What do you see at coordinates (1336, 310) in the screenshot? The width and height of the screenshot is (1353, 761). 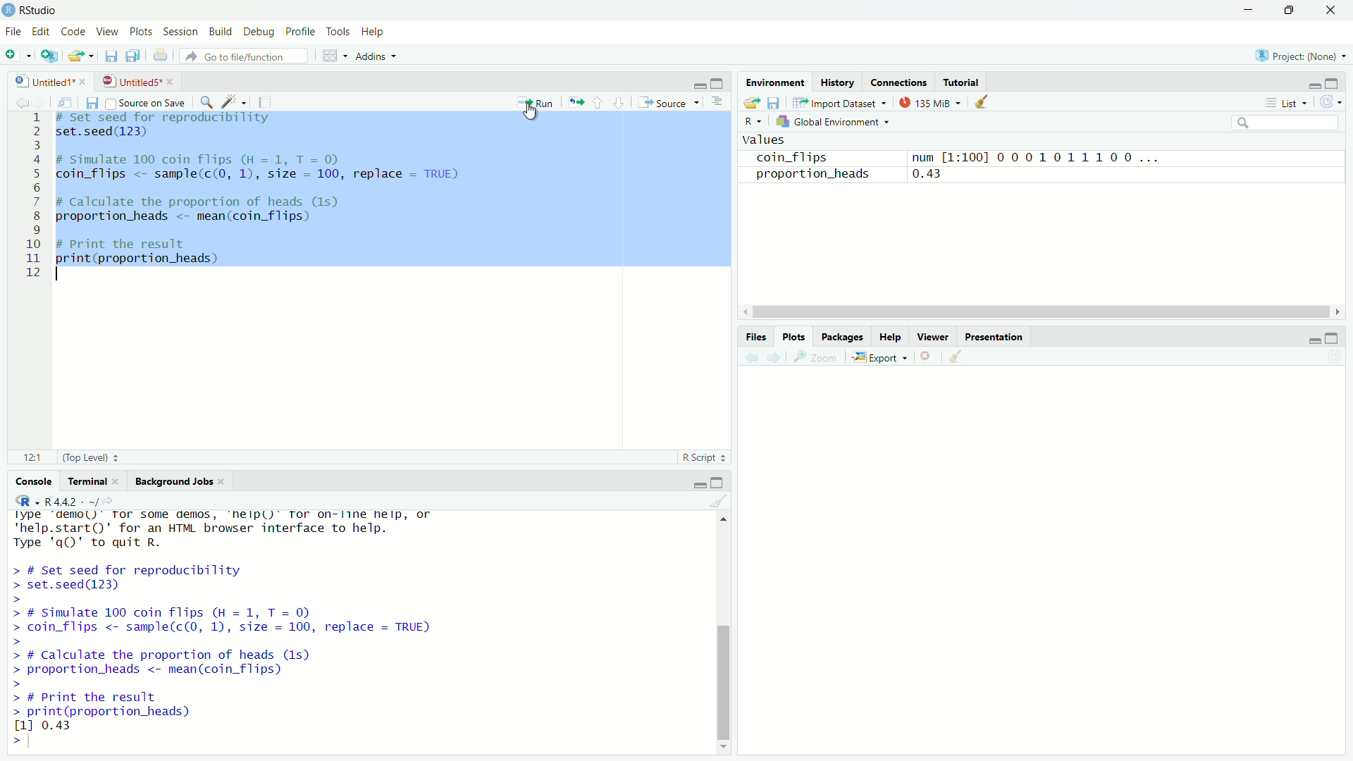 I see `move right` at bounding box center [1336, 310].